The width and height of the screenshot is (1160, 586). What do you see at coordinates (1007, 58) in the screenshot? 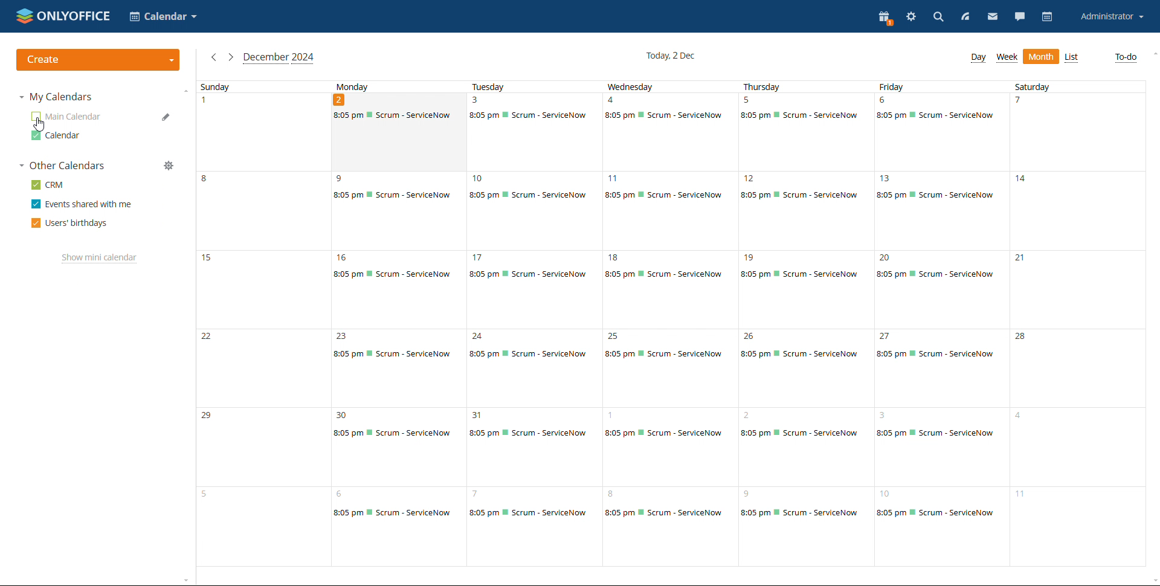
I see `week view` at bounding box center [1007, 58].